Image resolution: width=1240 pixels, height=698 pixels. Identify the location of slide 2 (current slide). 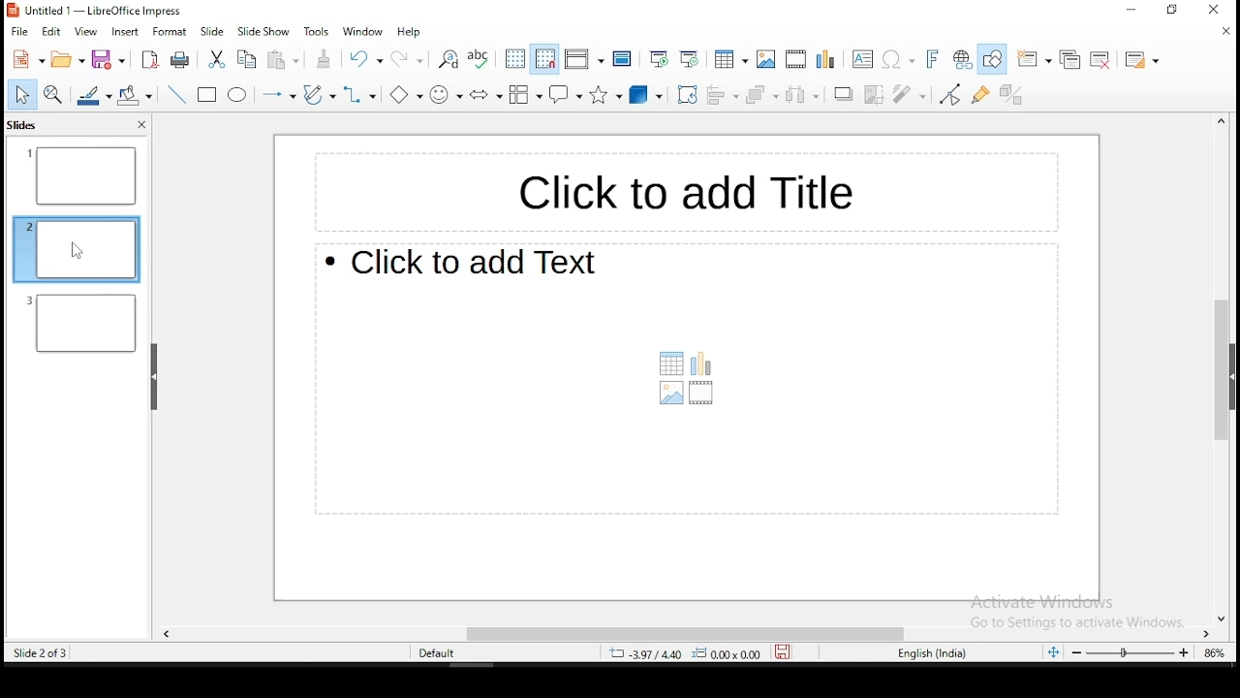
(77, 247).